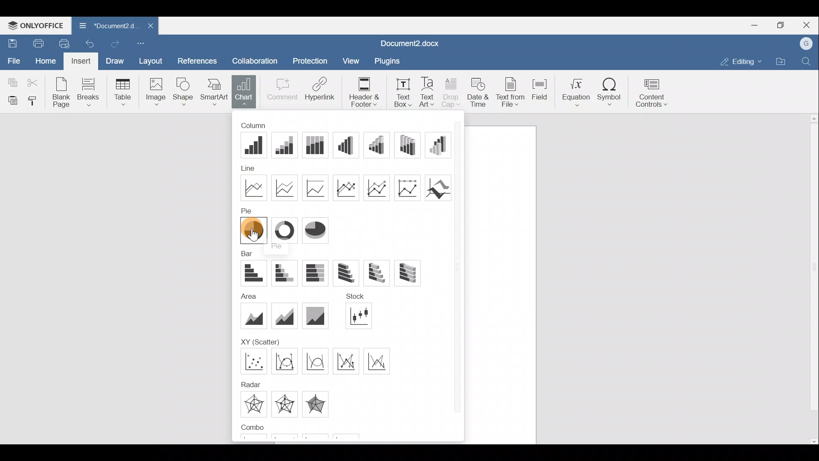 This screenshot has height=461, width=819. I want to click on Blank page, so click(59, 91).